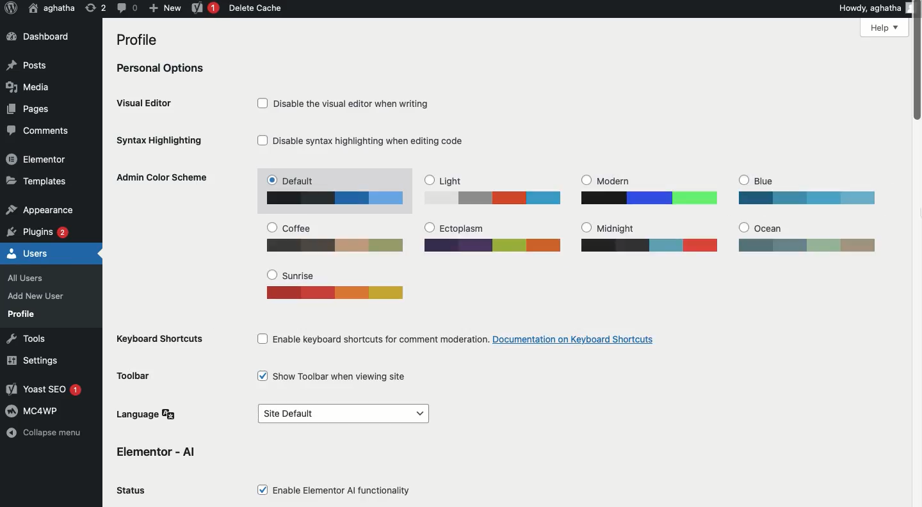 The image size is (922, 507). Describe the element at coordinates (53, 8) in the screenshot. I see `User` at that location.